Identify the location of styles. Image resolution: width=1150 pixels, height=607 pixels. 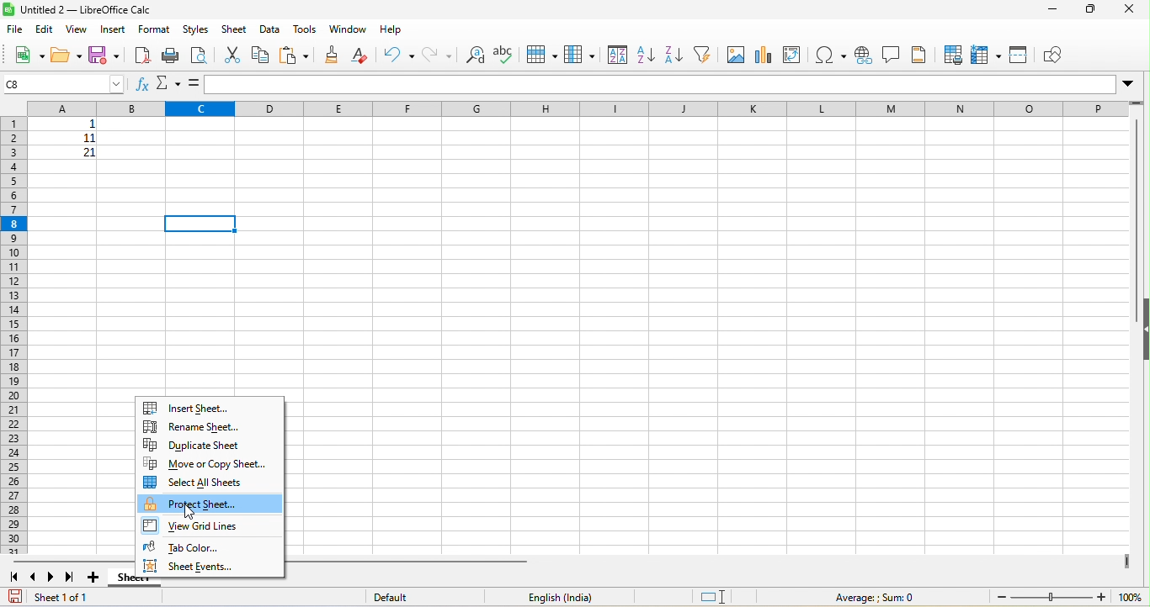
(196, 29).